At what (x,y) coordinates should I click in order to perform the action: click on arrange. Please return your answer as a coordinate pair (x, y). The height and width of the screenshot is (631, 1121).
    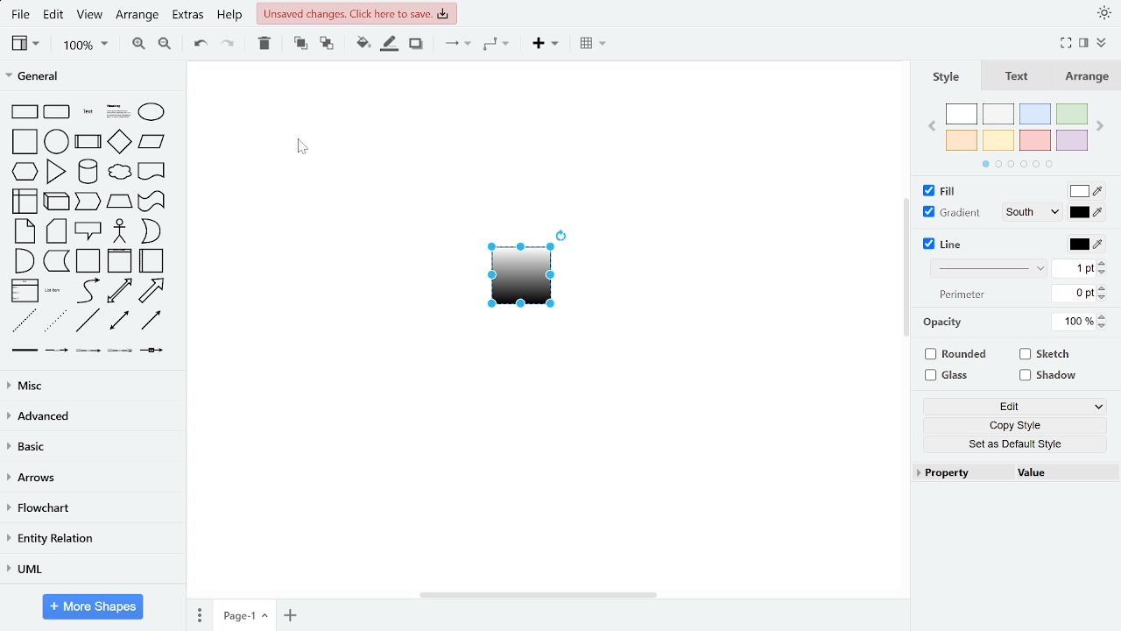
    Looking at the image, I should click on (138, 15).